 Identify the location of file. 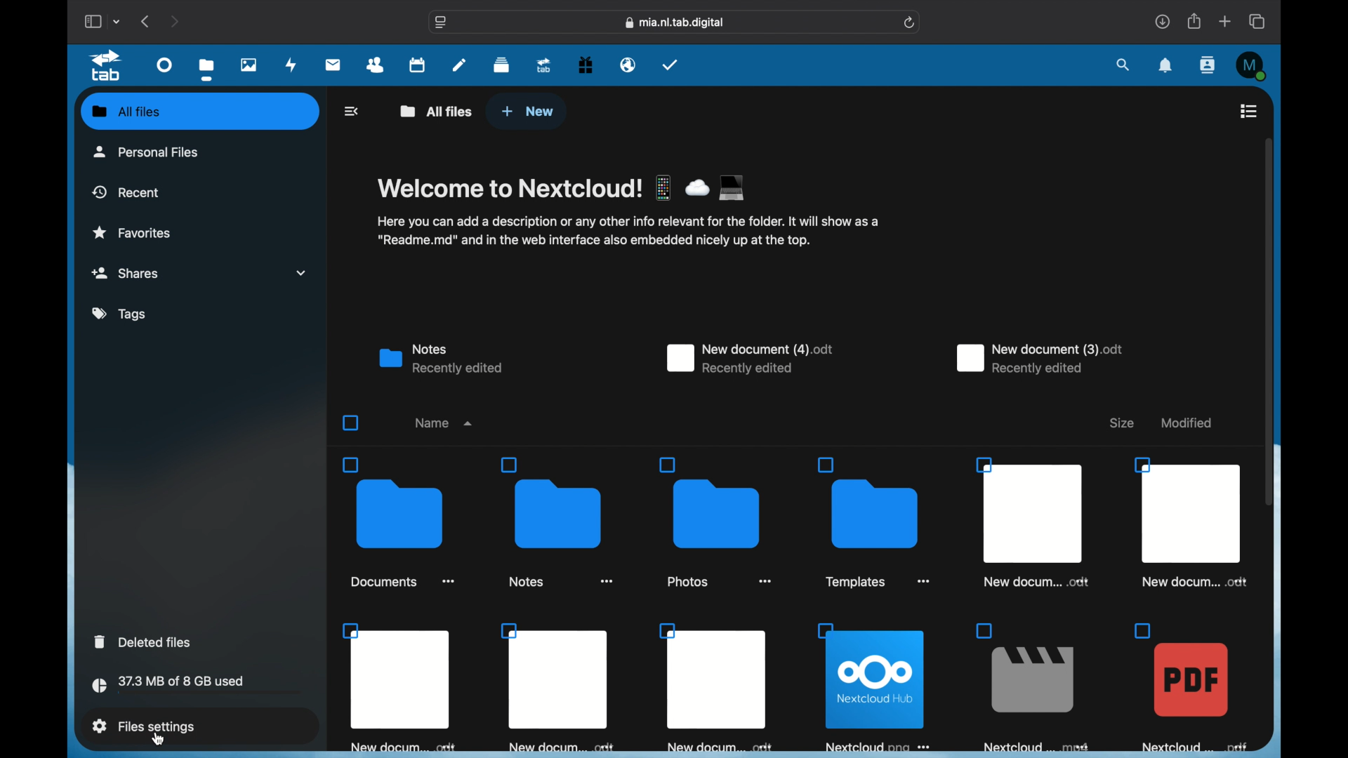
(399, 521).